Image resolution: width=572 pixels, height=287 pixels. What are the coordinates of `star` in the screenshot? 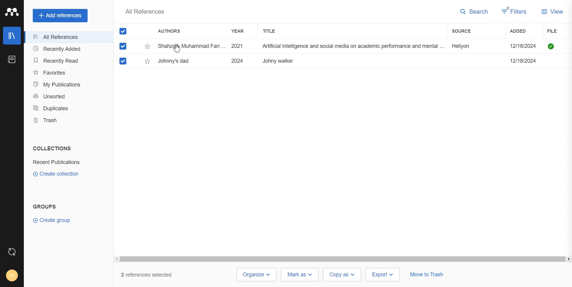 It's located at (148, 47).